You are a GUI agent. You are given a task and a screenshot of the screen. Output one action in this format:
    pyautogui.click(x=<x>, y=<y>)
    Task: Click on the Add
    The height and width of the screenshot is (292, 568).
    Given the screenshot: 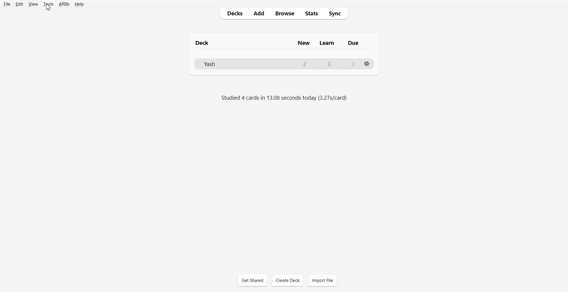 What is the action you would take?
    pyautogui.click(x=259, y=13)
    